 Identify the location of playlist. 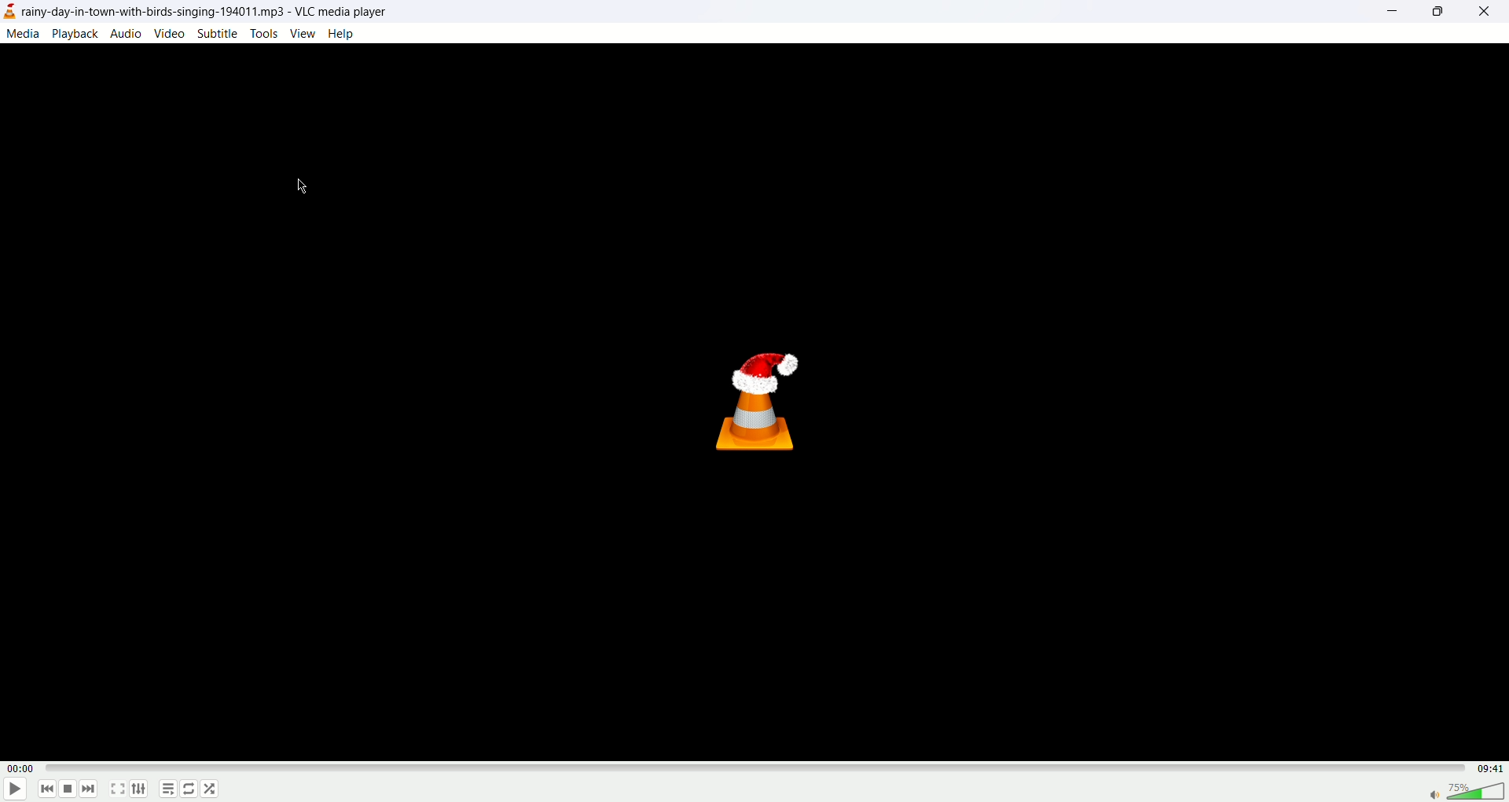
(168, 789).